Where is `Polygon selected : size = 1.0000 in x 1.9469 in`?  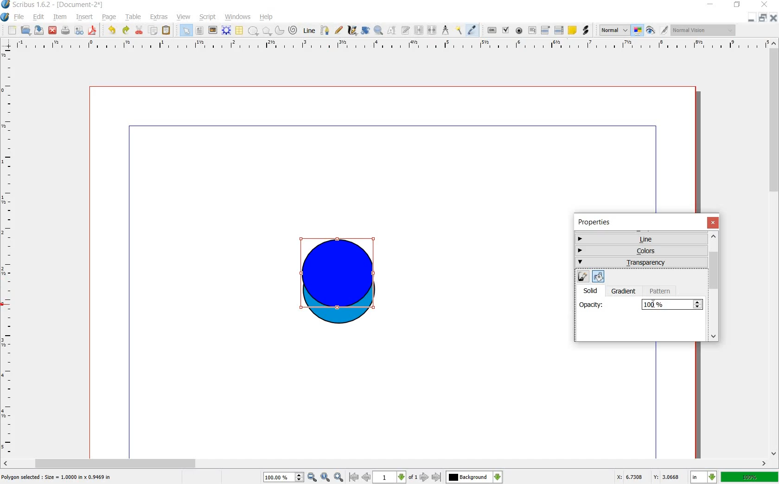
Polygon selected : size = 1.0000 in x 1.9469 in is located at coordinates (57, 477).